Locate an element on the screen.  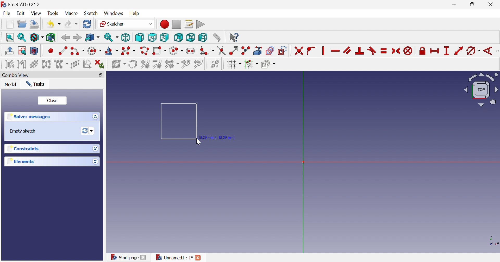
 is located at coordinates (99, 64).